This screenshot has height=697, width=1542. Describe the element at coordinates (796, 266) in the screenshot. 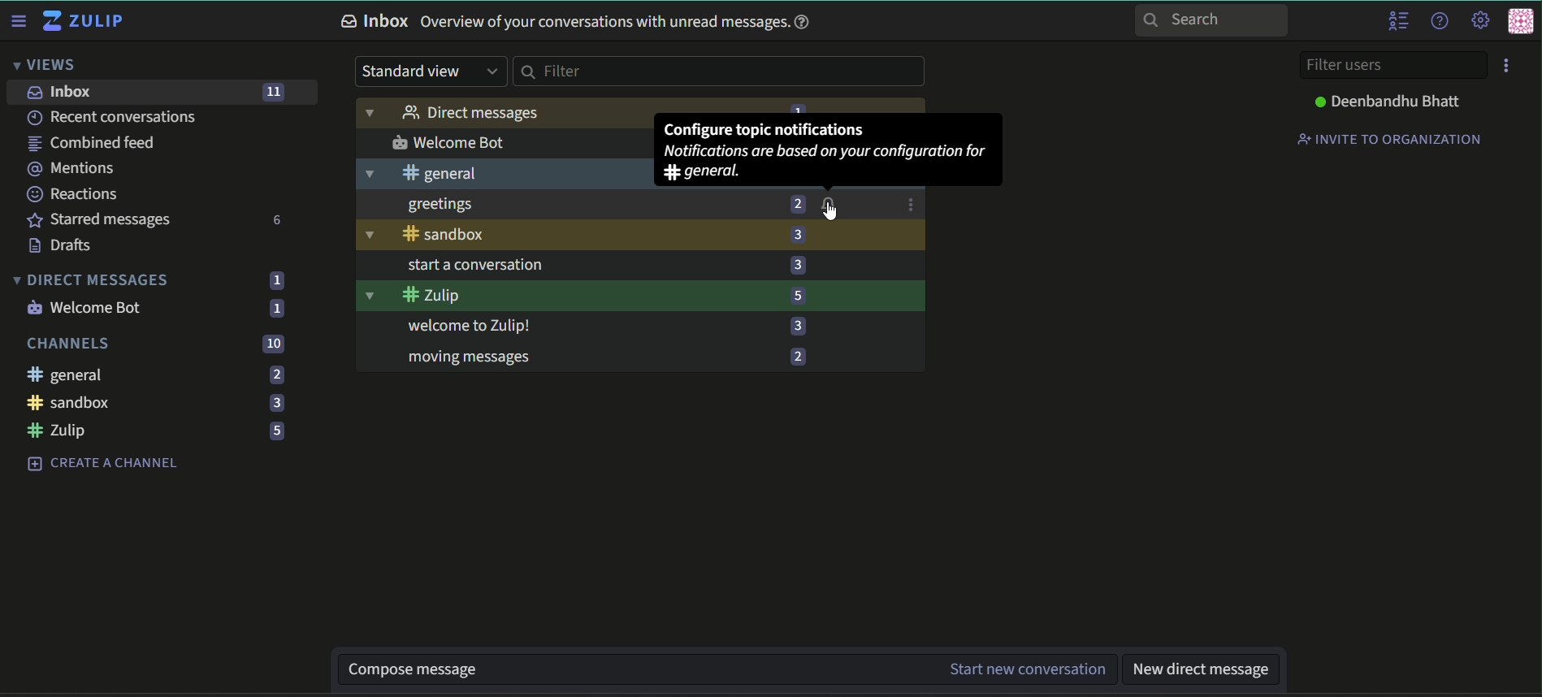

I see `number` at that location.